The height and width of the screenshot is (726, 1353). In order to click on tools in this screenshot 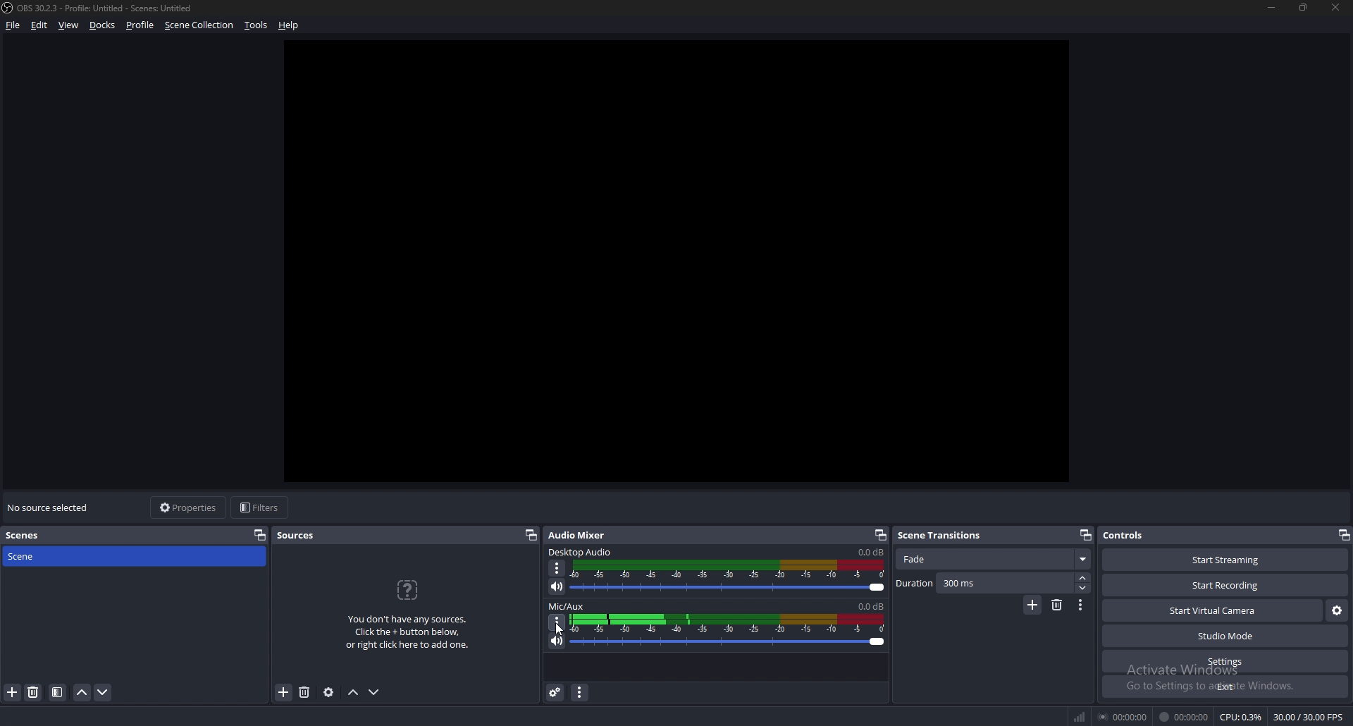, I will do `click(255, 25)`.